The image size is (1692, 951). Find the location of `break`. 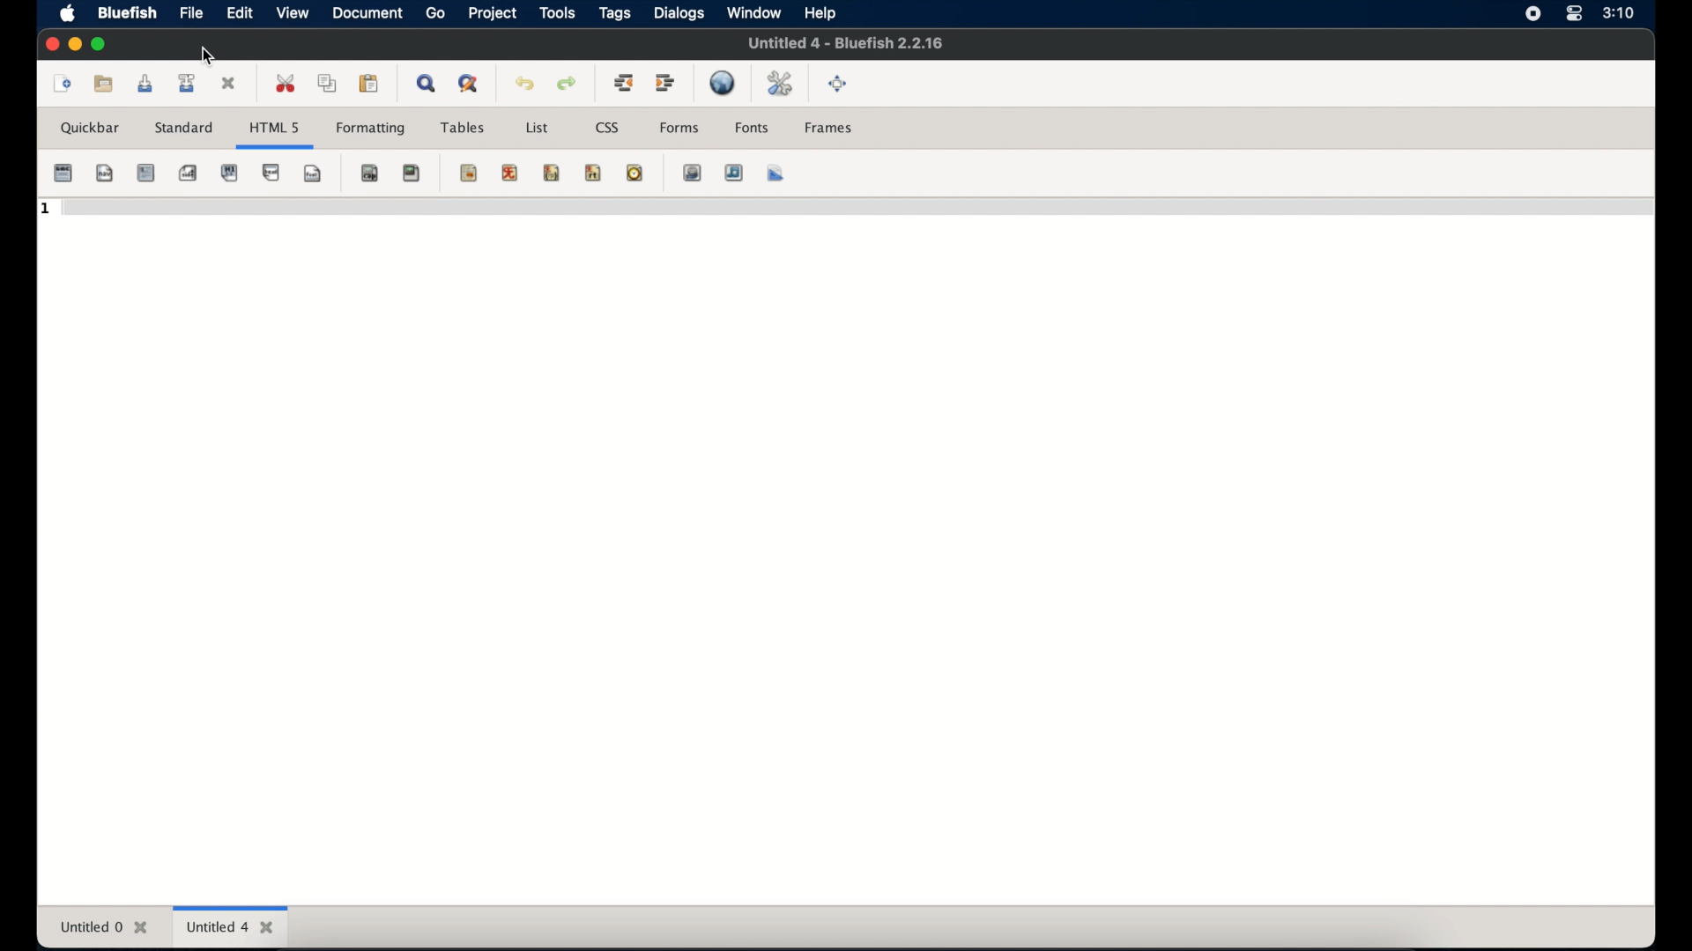

break is located at coordinates (271, 173).